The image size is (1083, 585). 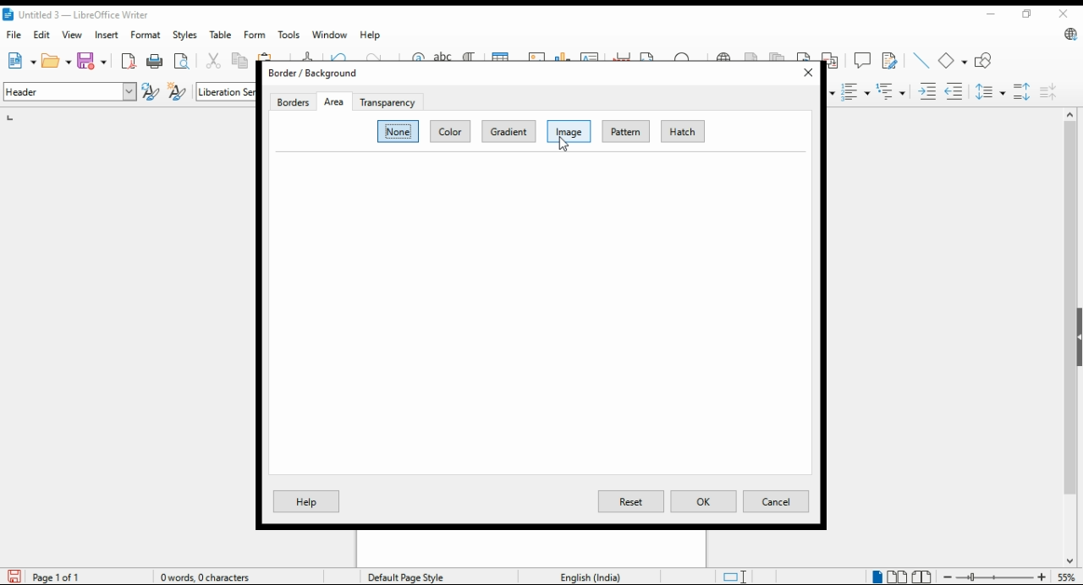 I want to click on area, so click(x=334, y=102).